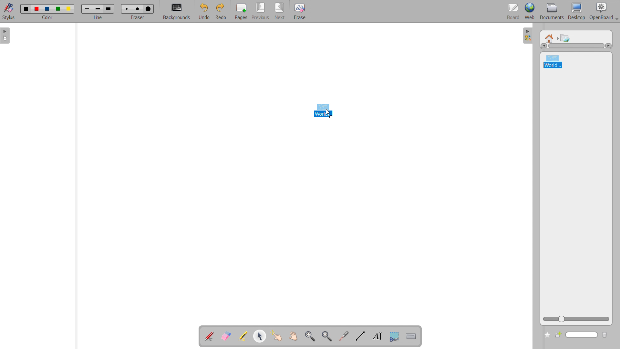 This screenshot has height=349, width=620. I want to click on write text, so click(377, 336).